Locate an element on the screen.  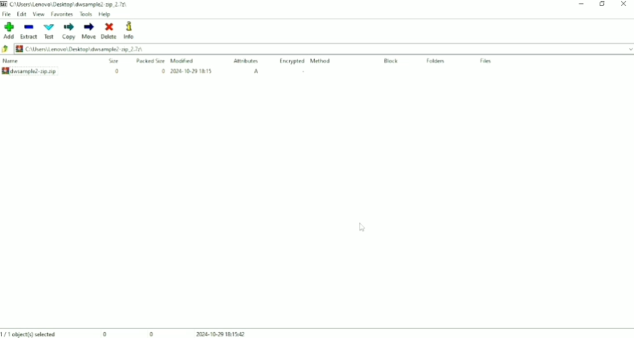
2024-10-29 18:15:42 is located at coordinates (226, 334).